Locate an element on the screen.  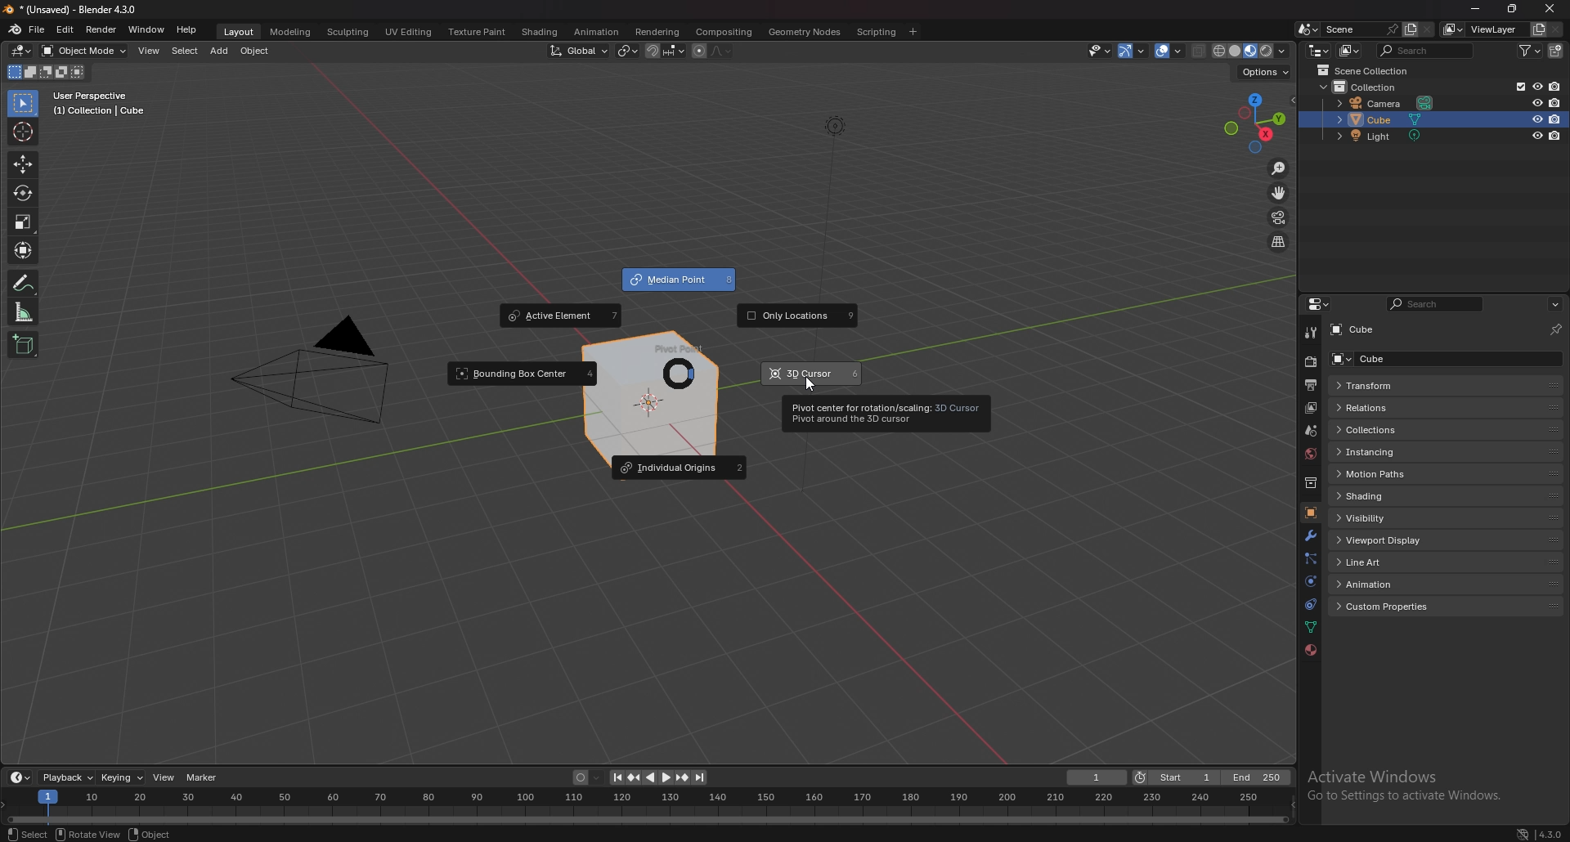
material is located at coordinates (1308, 651).